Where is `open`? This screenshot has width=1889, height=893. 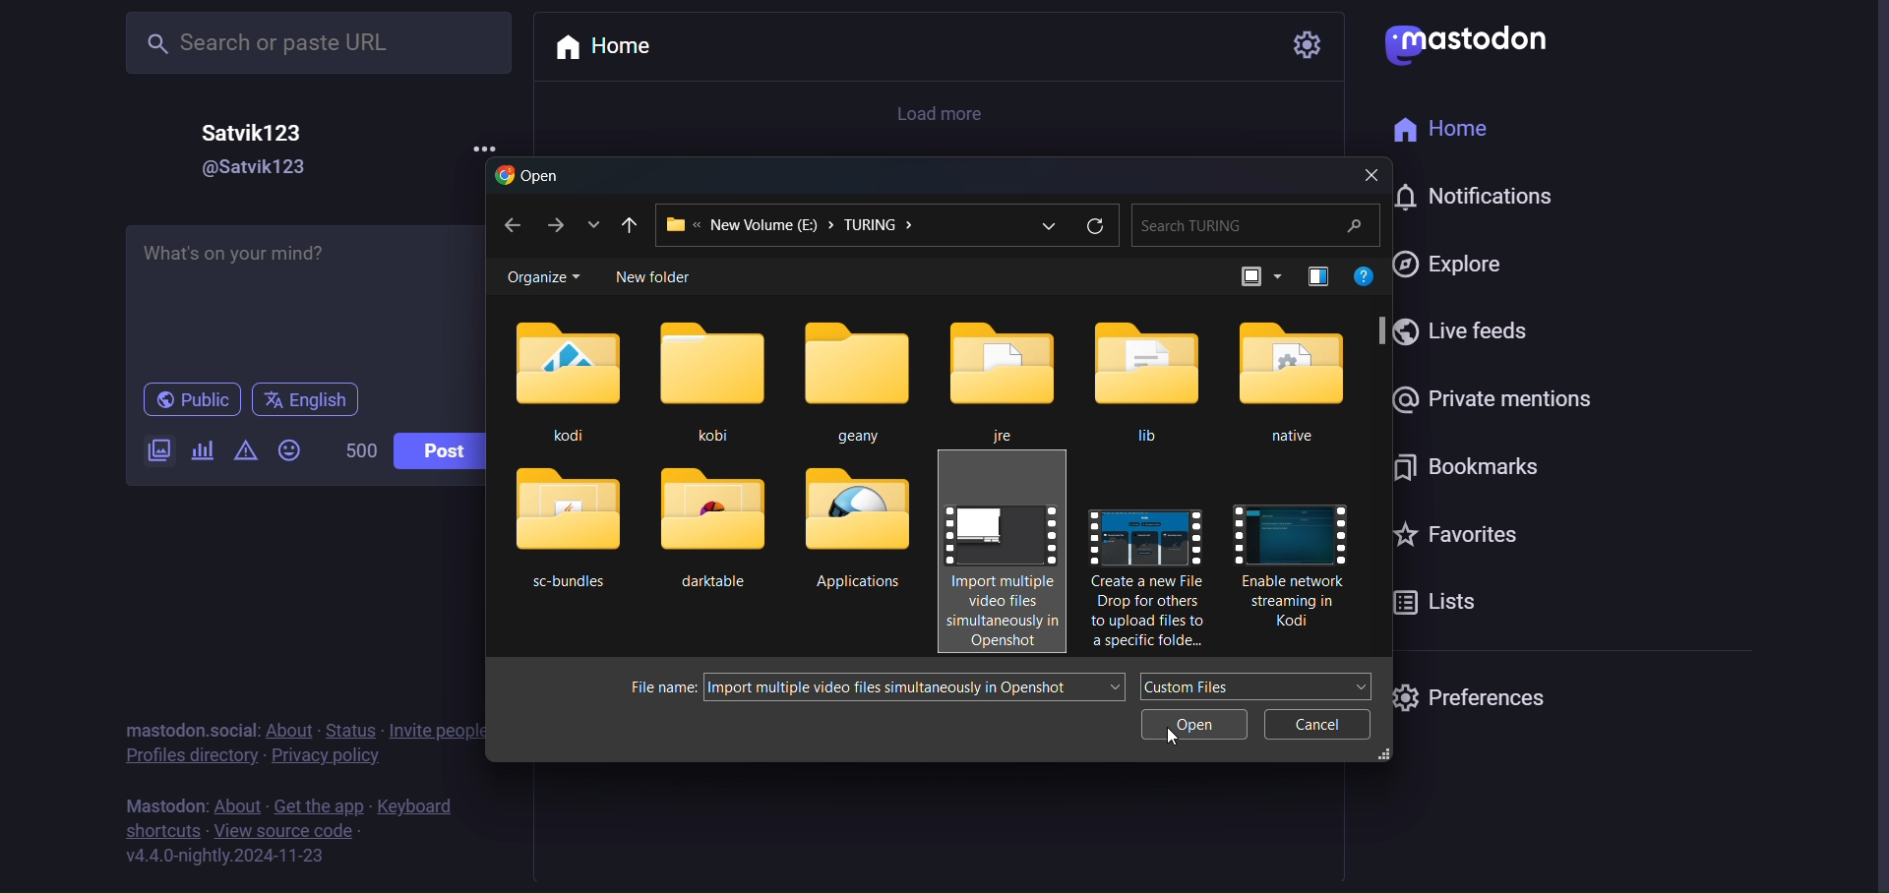 open is located at coordinates (1194, 728).